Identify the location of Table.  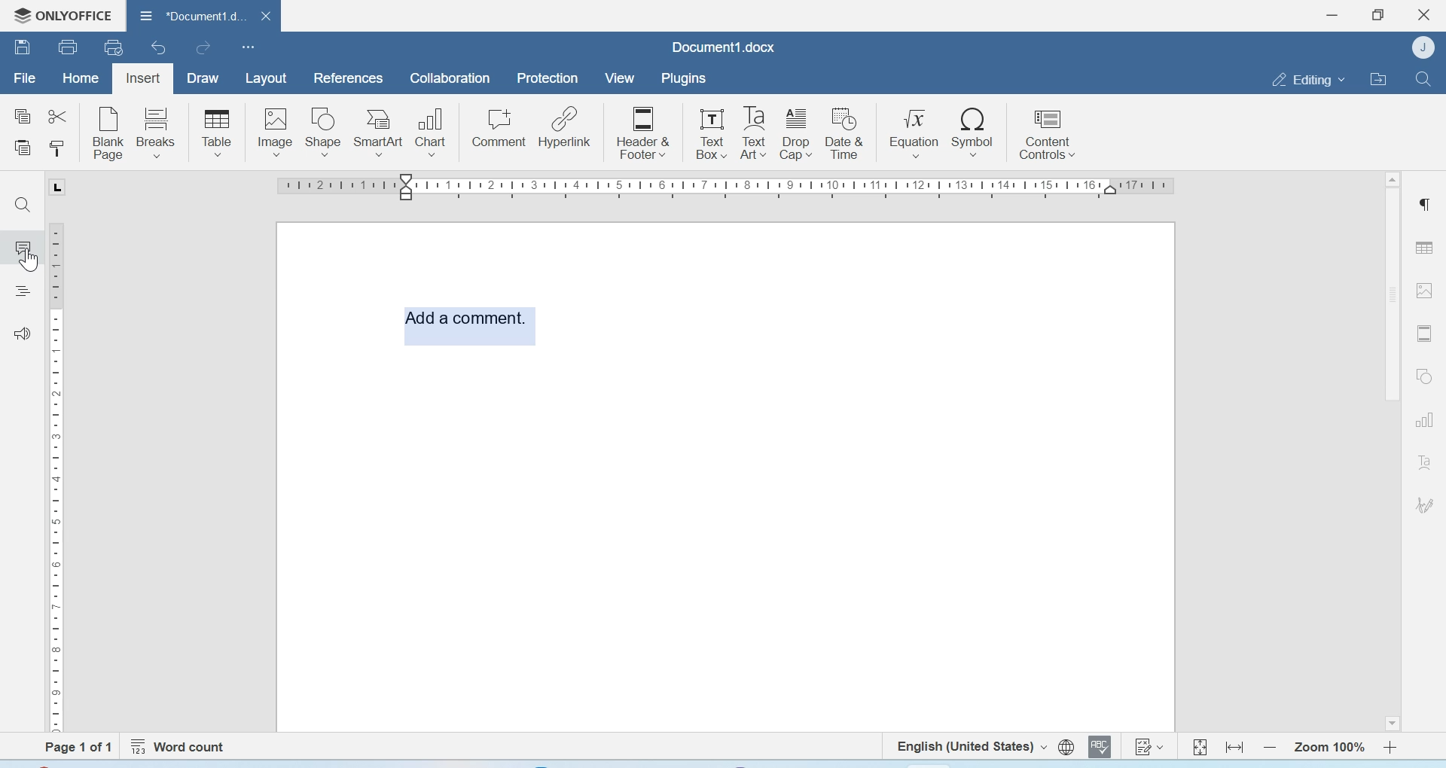
(1424, 247).